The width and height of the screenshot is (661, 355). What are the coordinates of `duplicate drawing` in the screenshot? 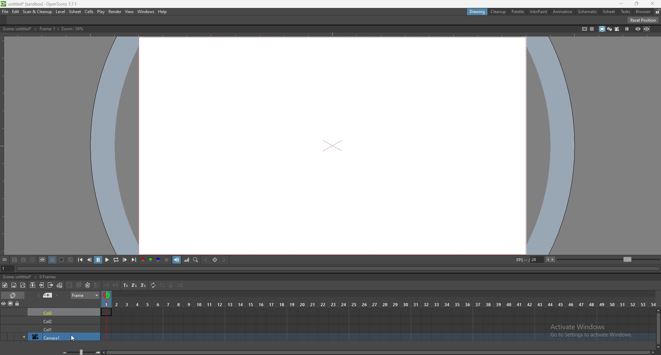 It's located at (79, 285).